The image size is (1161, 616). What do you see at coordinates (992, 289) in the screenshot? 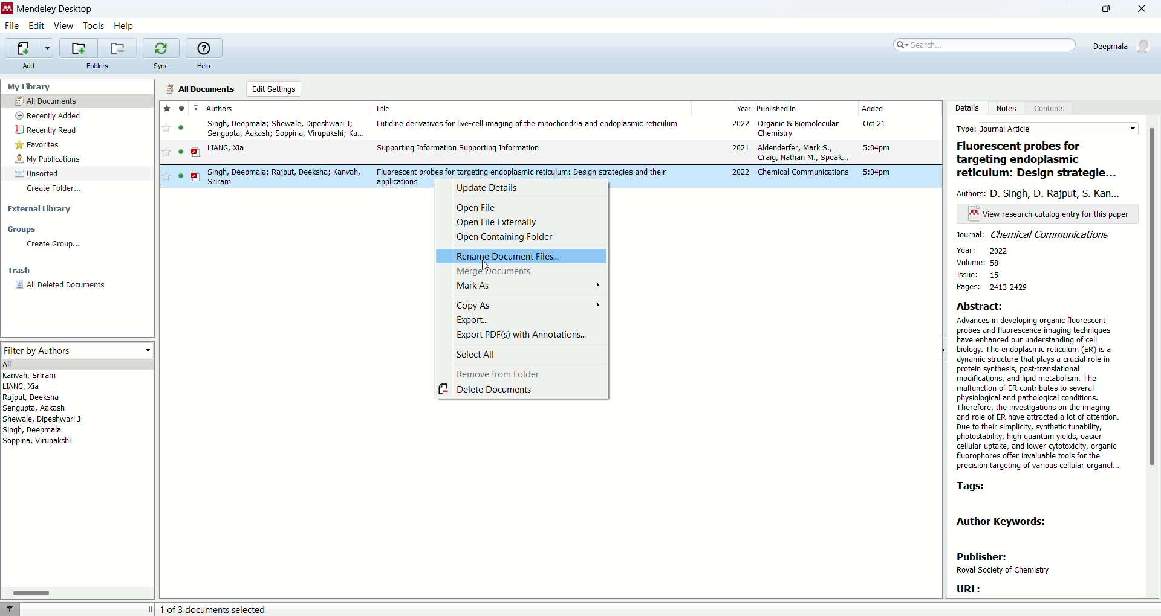
I see `pages` at bounding box center [992, 289].